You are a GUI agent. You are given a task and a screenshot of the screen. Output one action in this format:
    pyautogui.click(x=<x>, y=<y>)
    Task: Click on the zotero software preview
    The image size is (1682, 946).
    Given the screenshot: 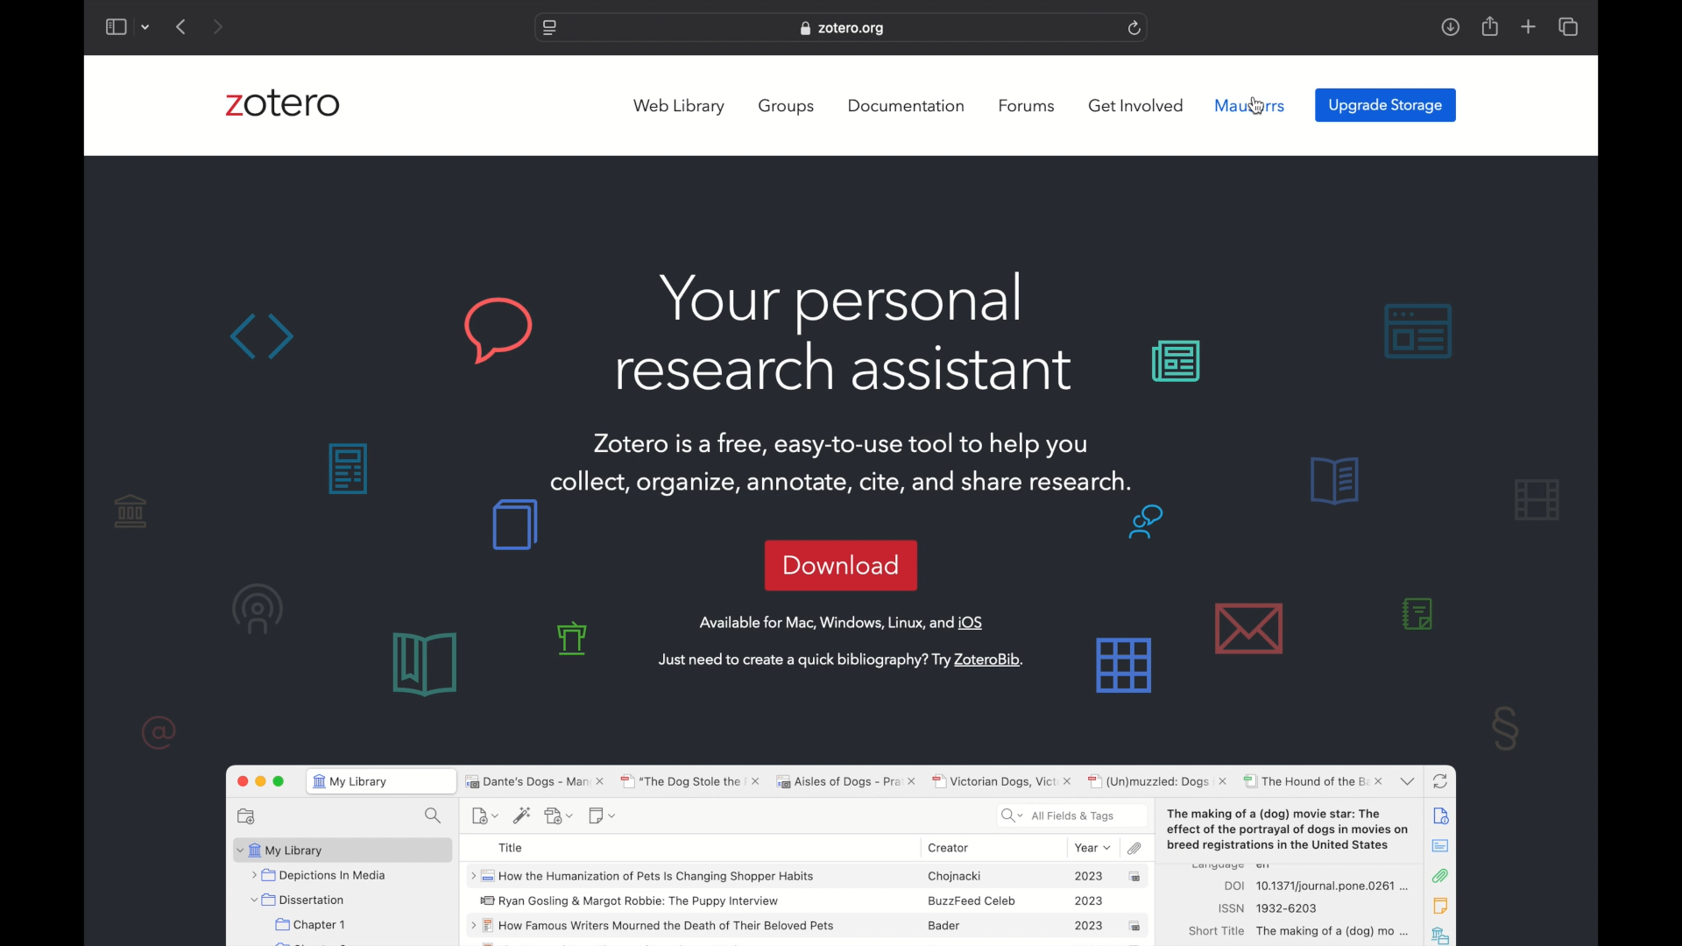 What is the action you would take?
    pyautogui.click(x=840, y=851)
    